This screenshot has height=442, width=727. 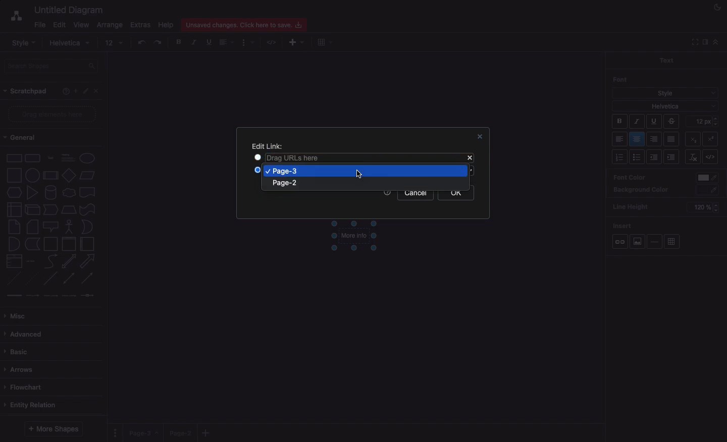 What do you see at coordinates (693, 42) in the screenshot?
I see `Collapse` at bounding box center [693, 42].